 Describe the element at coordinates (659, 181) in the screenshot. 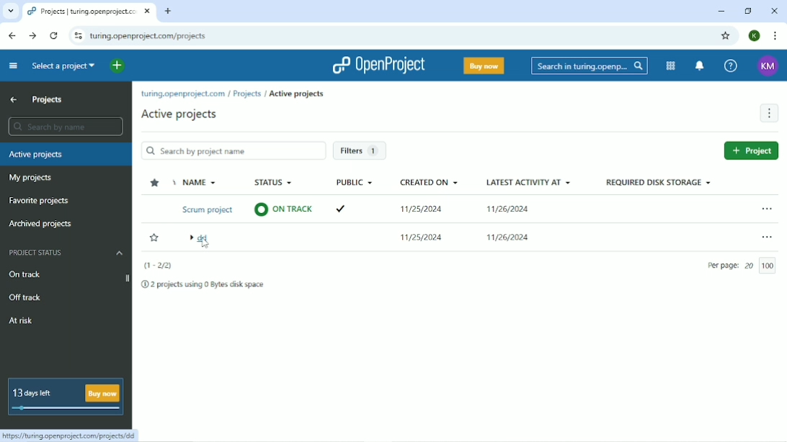

I see `Required disk storage` at that location.